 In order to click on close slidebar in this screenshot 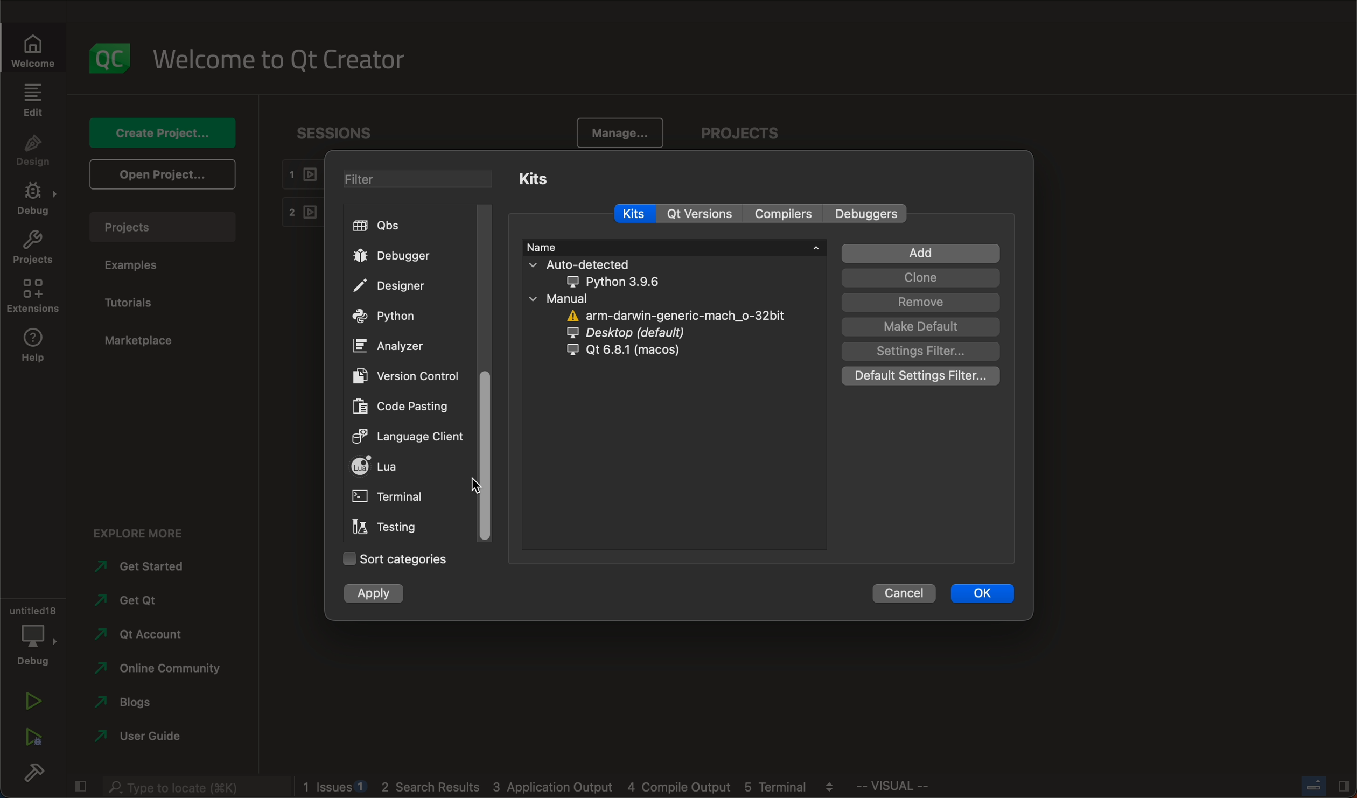, I will do `click(1320, 787)`.